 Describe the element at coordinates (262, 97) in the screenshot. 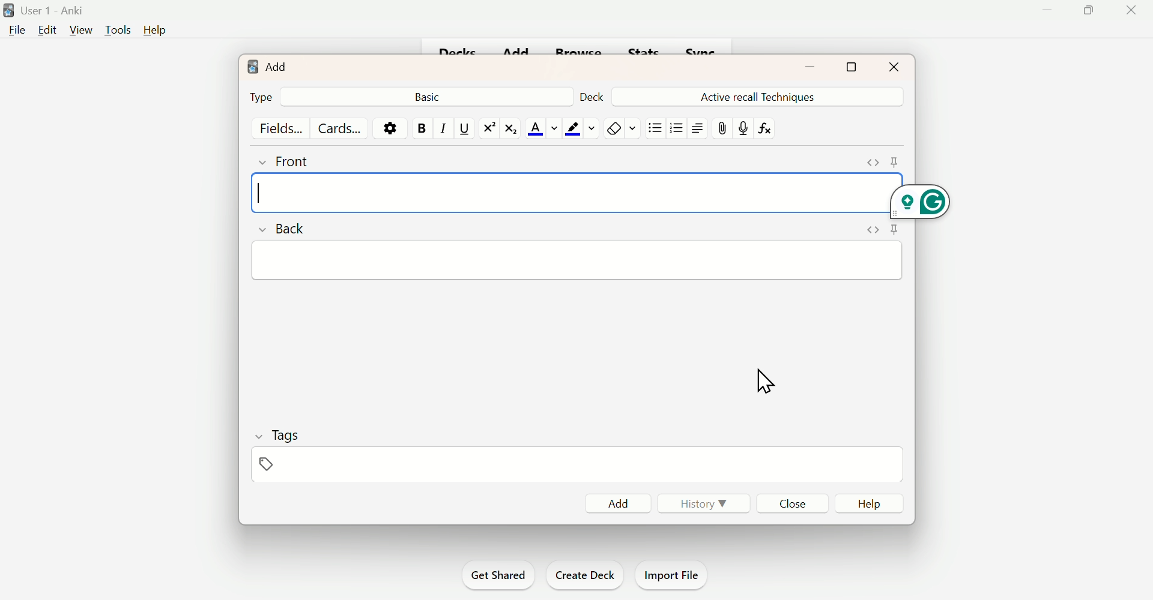

I see `Type` at that location.